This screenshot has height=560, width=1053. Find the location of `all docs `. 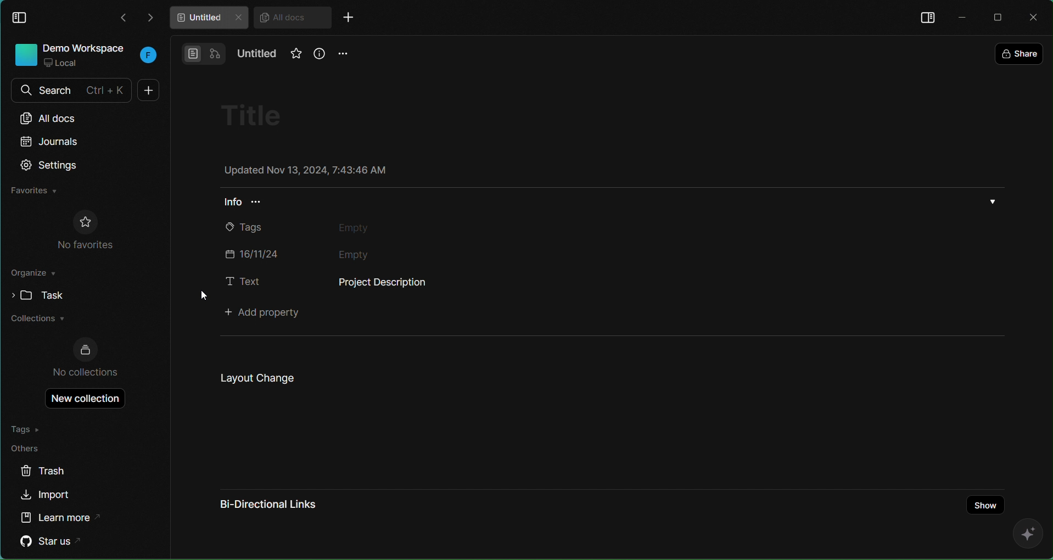

all docs  is located at coordinates (60, 117).